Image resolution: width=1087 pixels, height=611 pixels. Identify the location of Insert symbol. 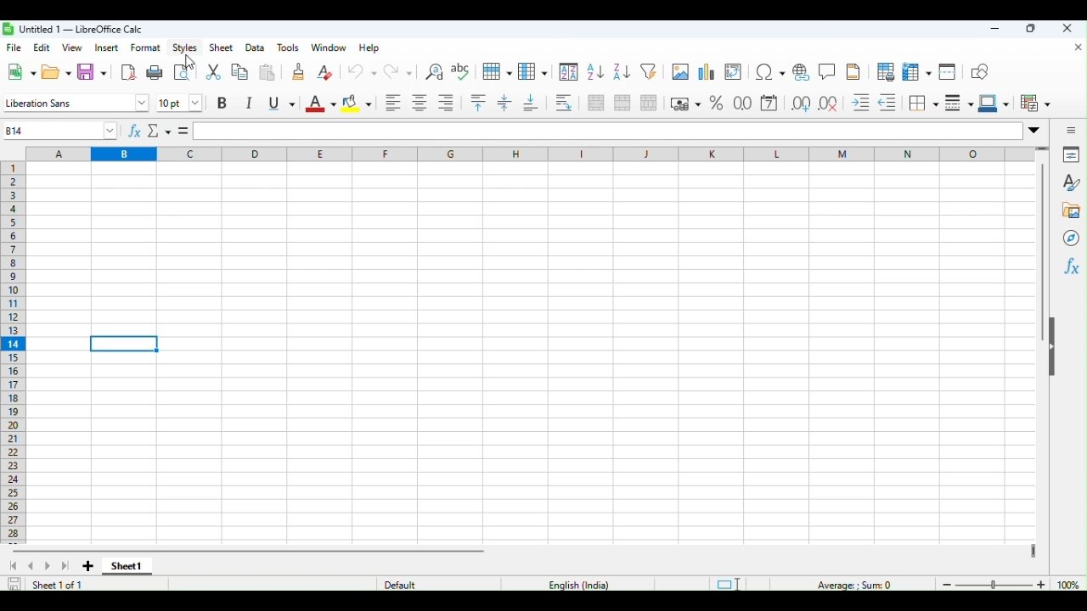
(769, 72).